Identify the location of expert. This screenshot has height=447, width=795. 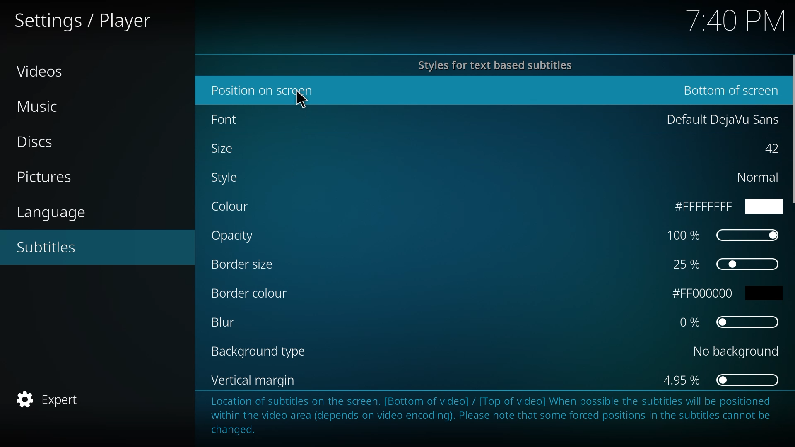
(53, 397).